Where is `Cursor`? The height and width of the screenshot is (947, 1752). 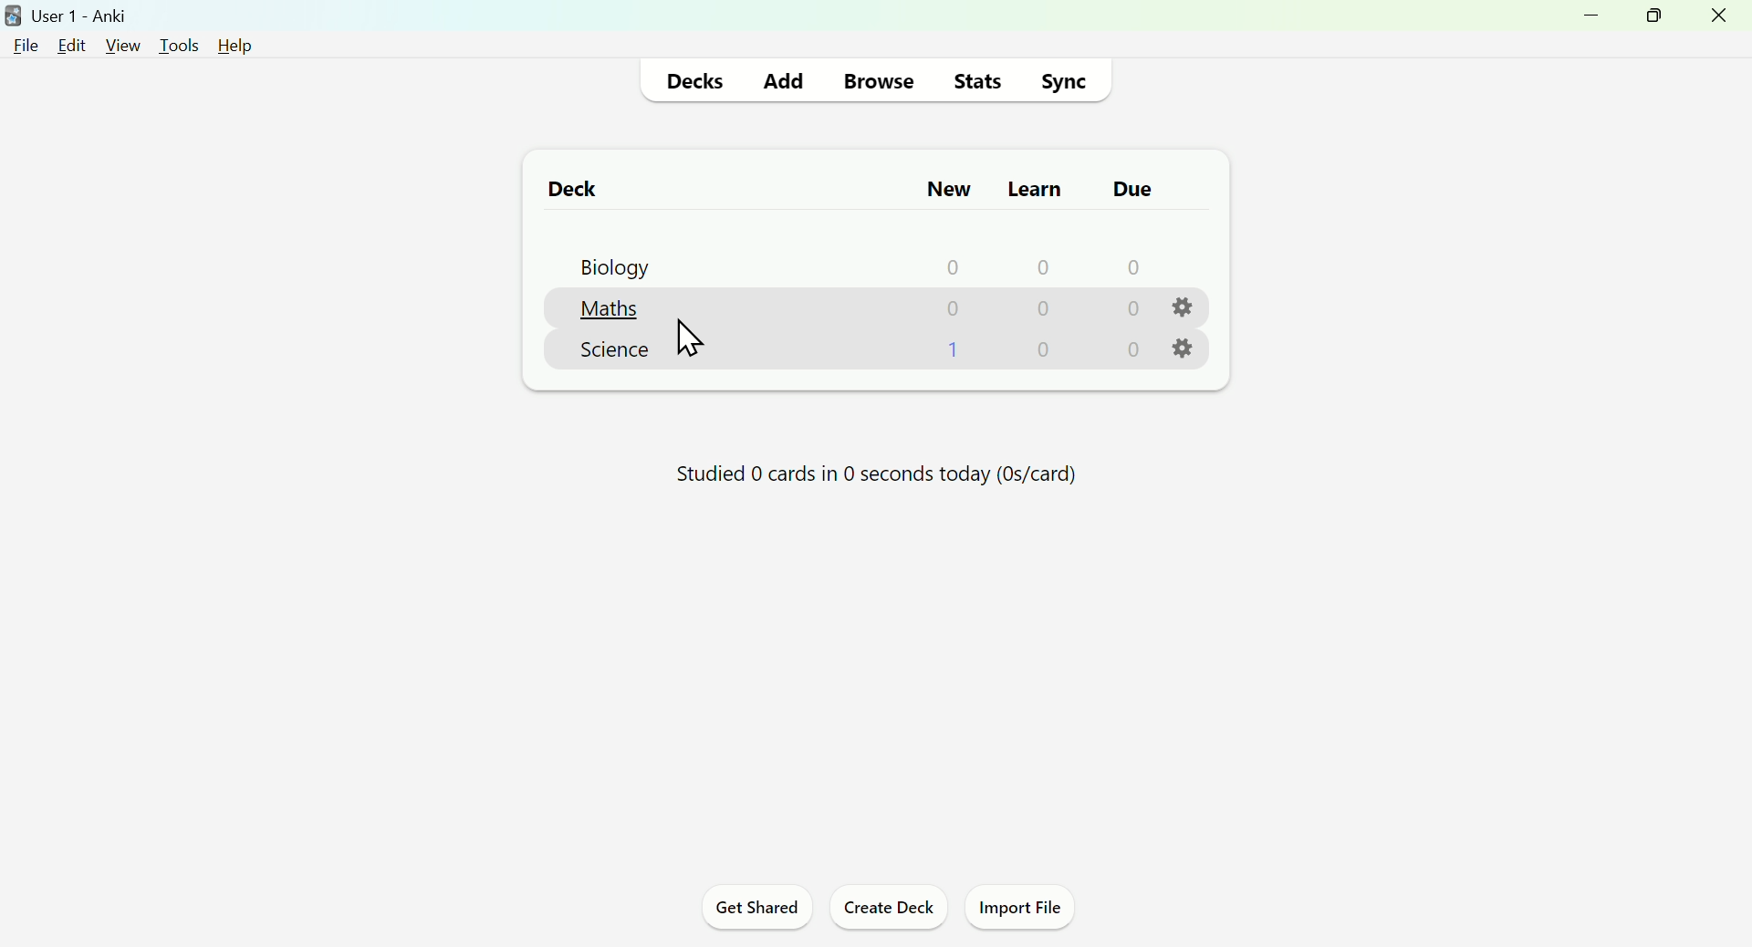
Cursor is located at coordinates (693, 338).